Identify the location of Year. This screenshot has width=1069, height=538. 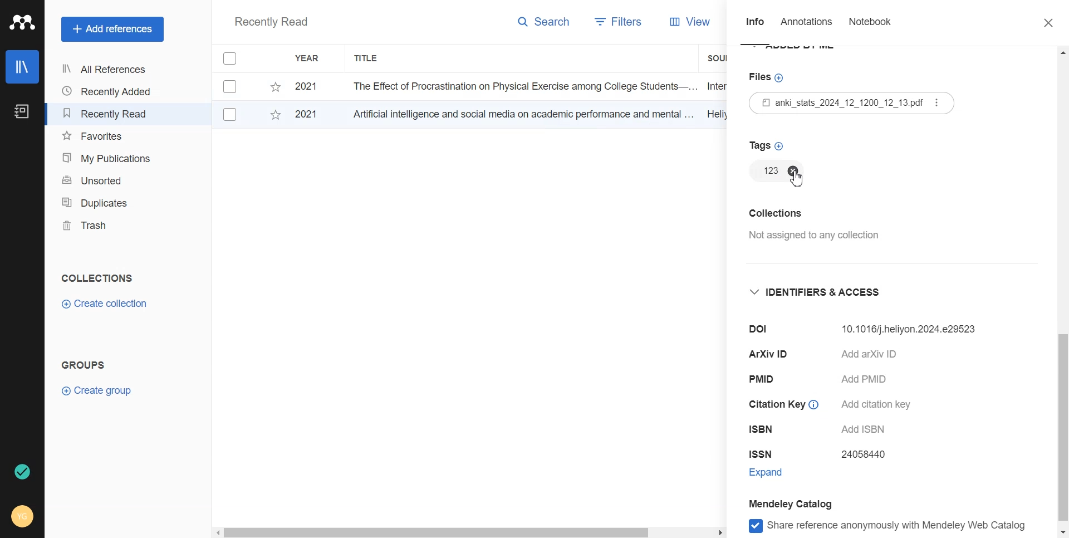
(309, 58).